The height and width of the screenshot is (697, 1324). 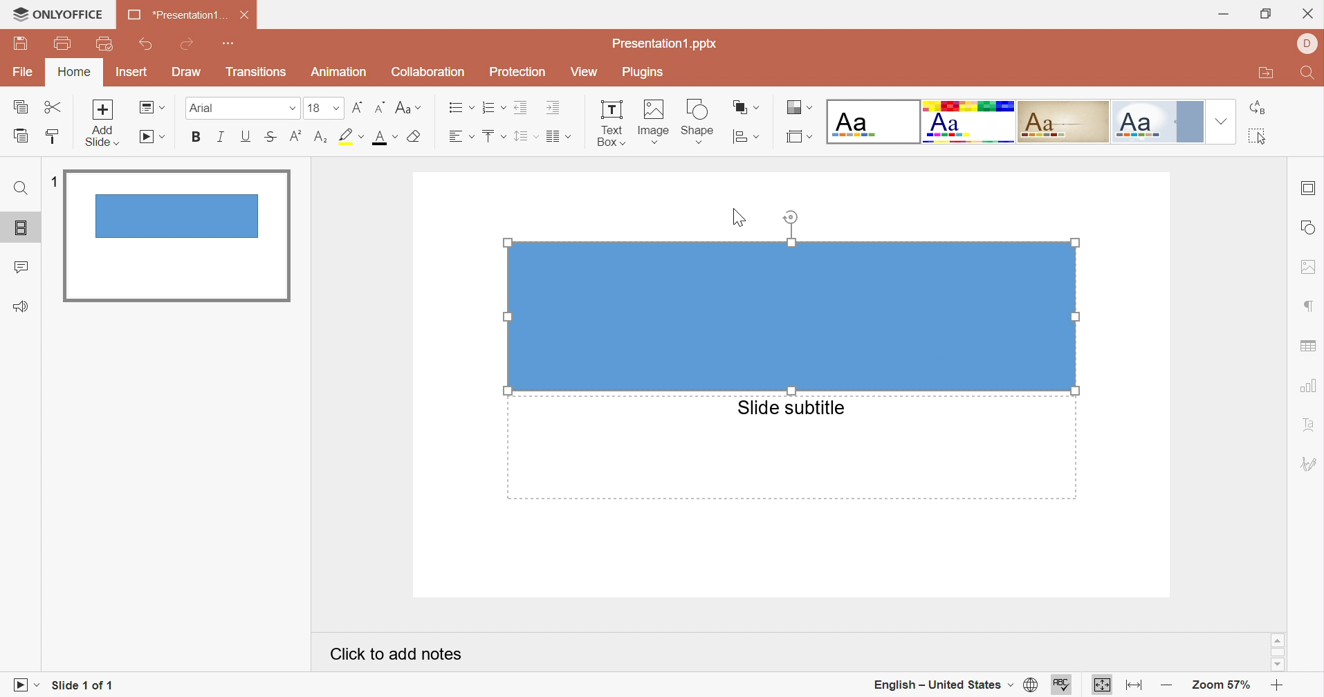 What do you see at coordinates (641, 73) in the screenshot?
I see `Plugins` at bounding box center [641, 73].